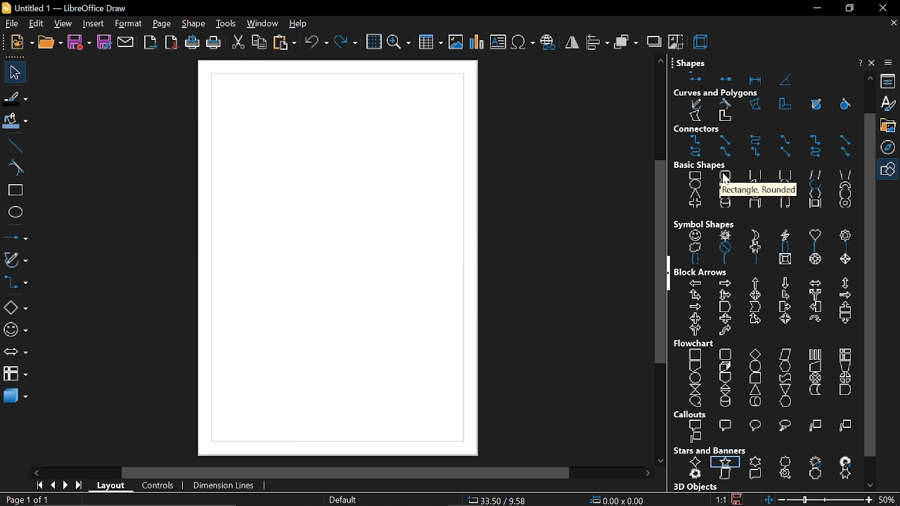  I want to click on vertical scrollbar, so click(869, 284).